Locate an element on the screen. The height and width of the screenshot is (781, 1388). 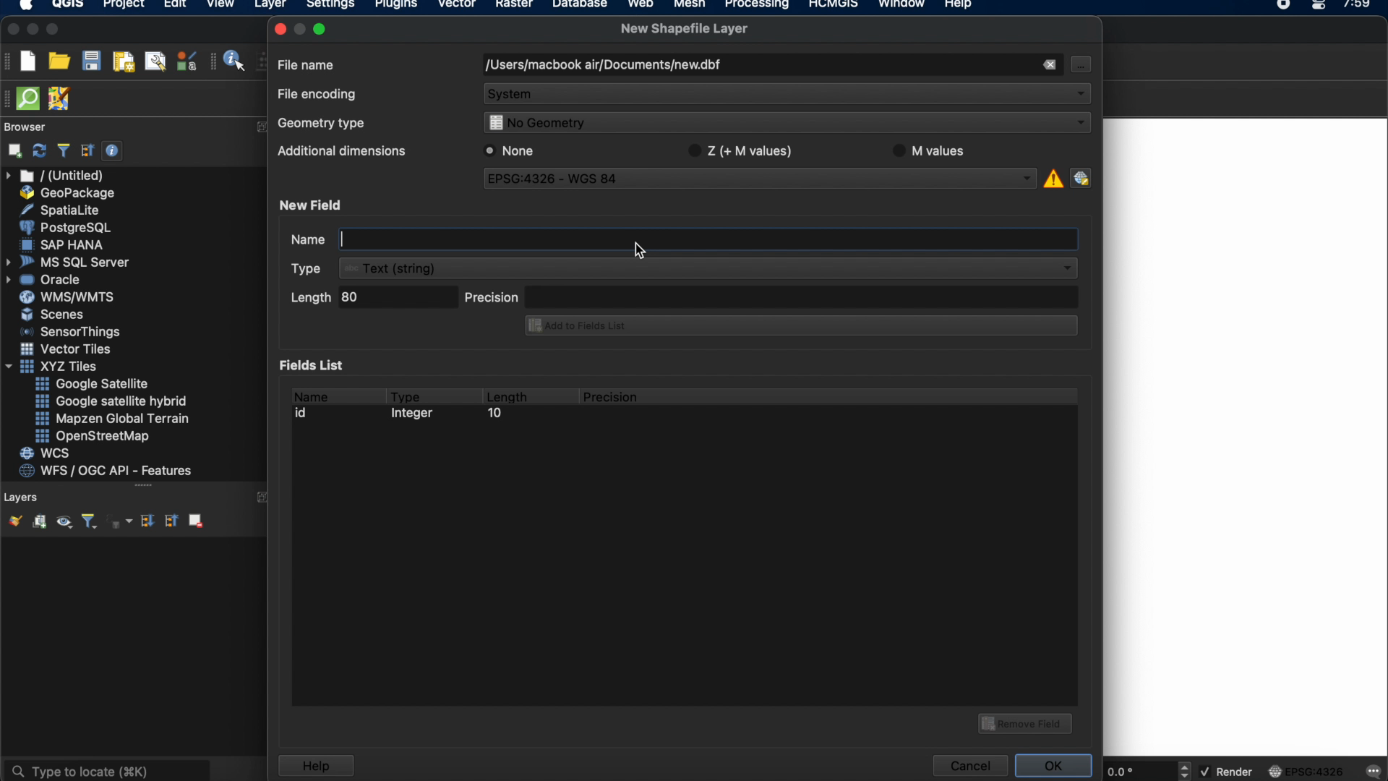
M values is located at coordinates (935, 150).